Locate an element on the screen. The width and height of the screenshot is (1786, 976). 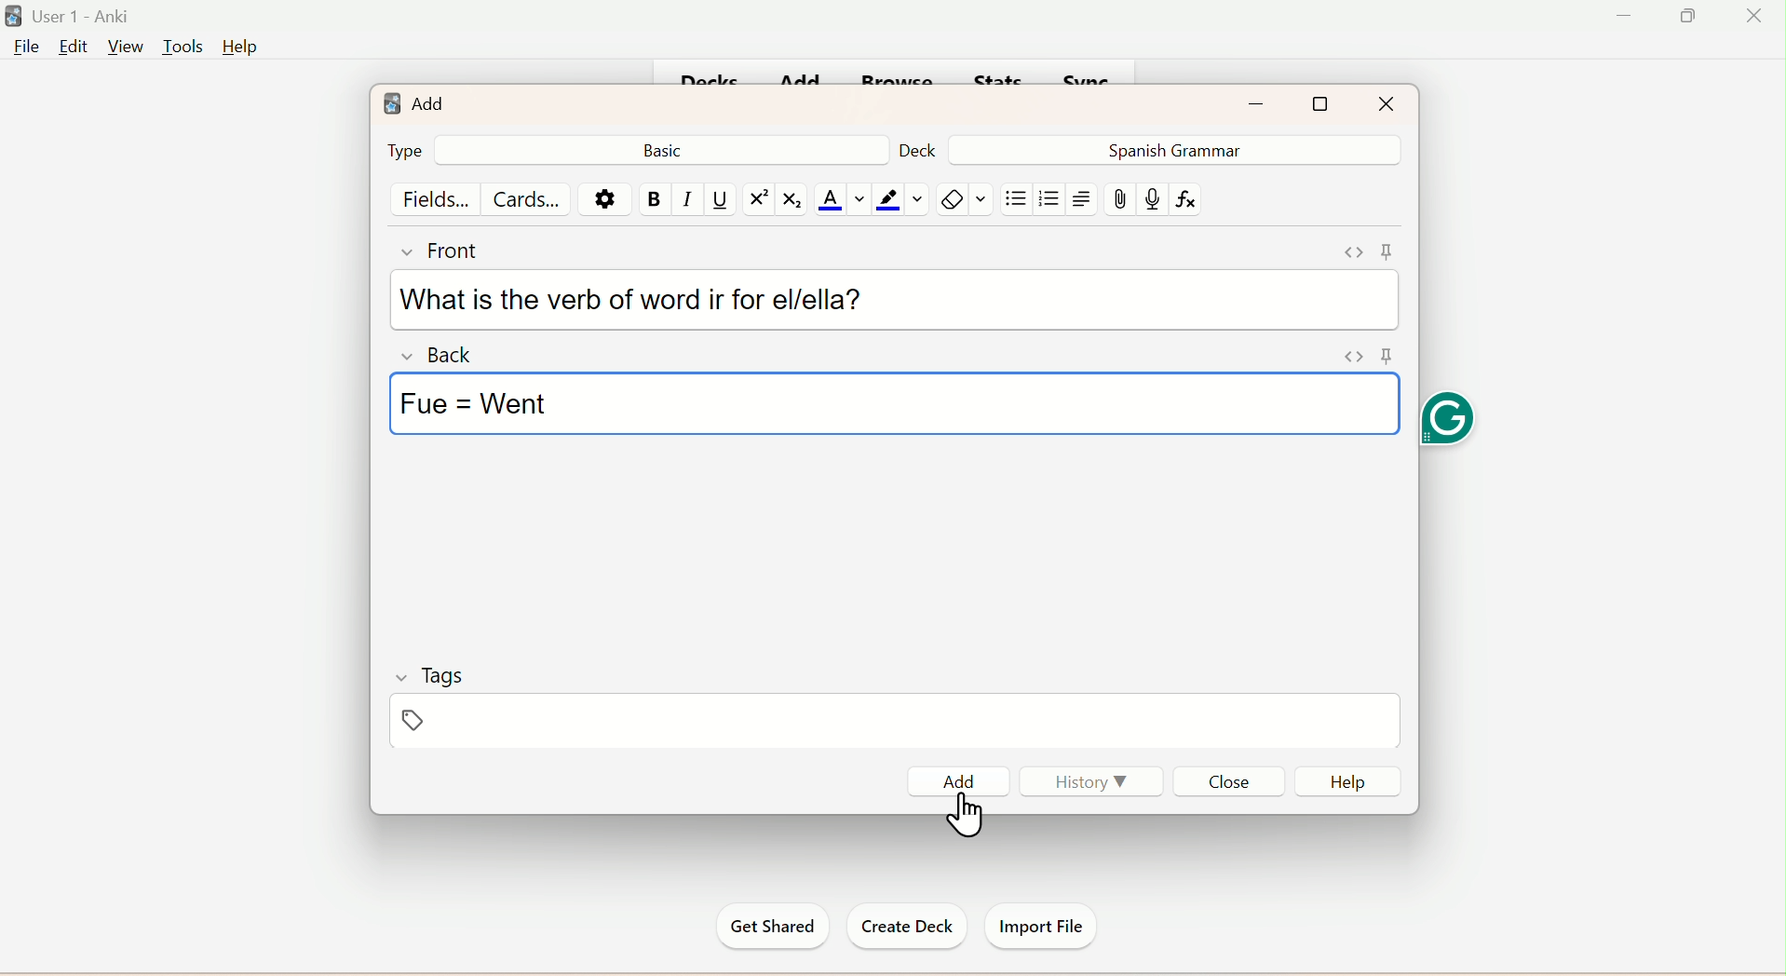
Fue = Went is located at coordinates (469, 410).